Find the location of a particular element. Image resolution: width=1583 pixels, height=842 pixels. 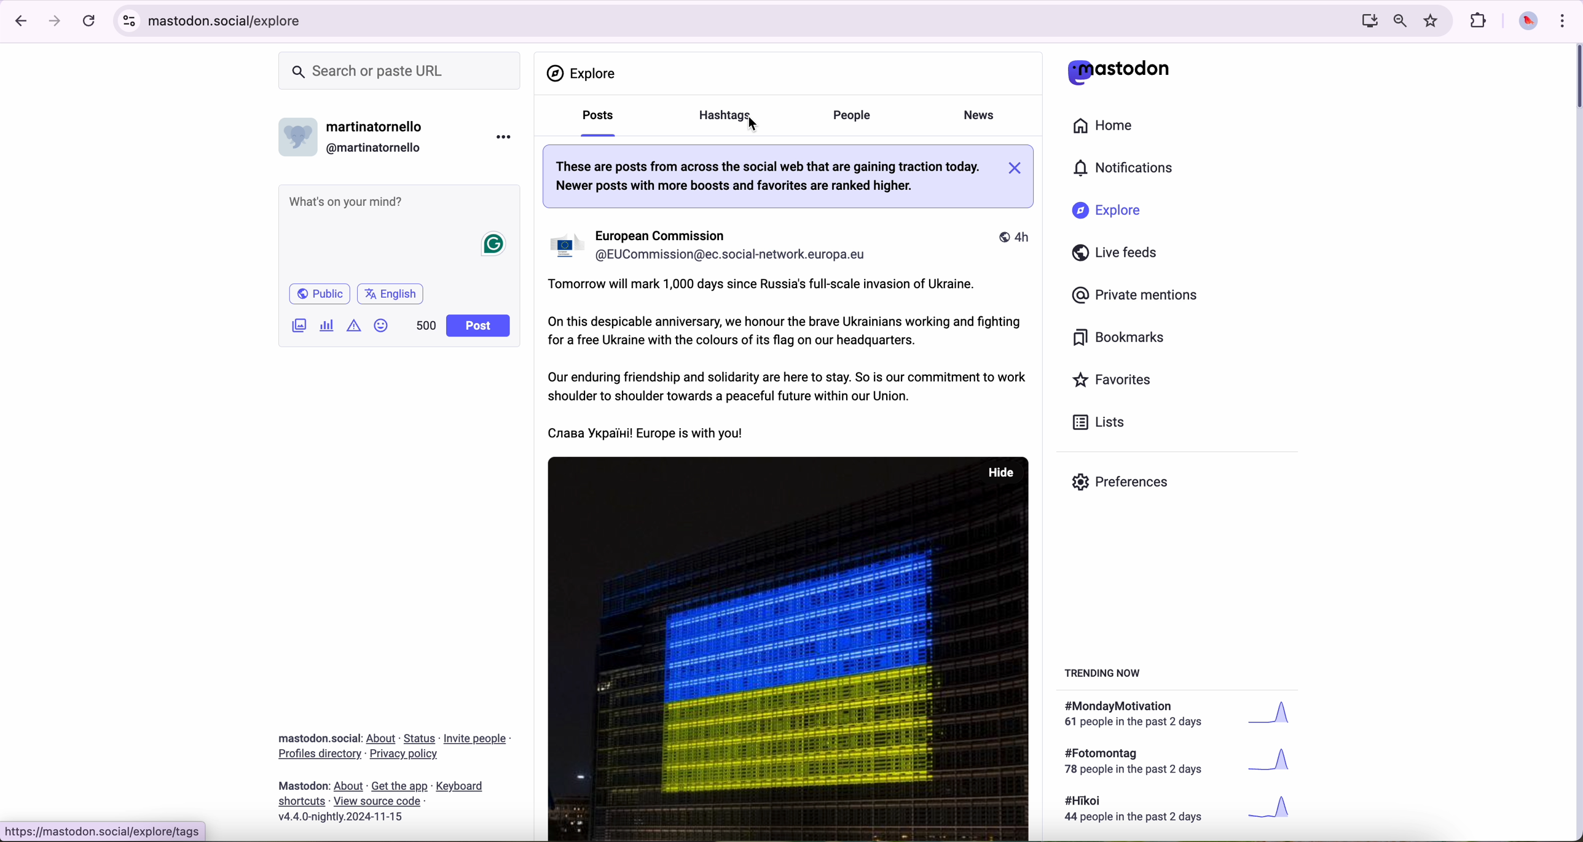

profile picture is located at coordinates (1528, 23).